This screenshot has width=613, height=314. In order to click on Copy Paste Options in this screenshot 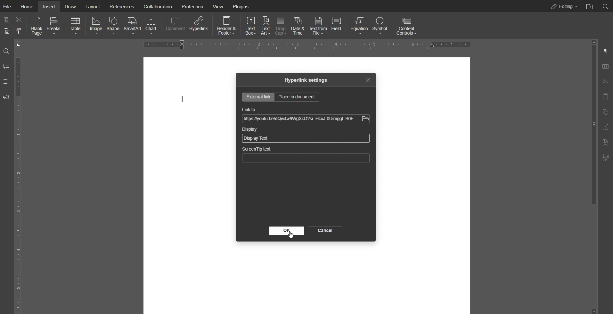, I will do `click(12, 26)`.